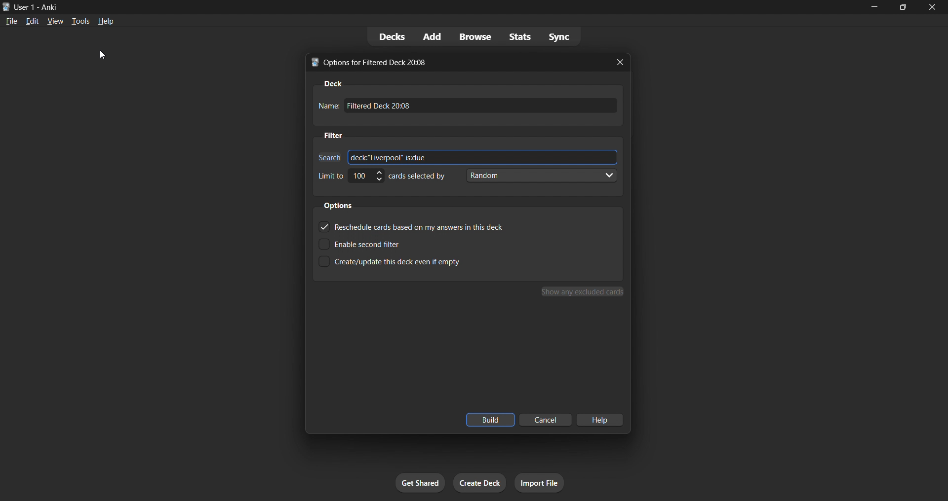  Describe the element at coordinates (417, 176) in the screenshot. I see `cards selected by` at that location.